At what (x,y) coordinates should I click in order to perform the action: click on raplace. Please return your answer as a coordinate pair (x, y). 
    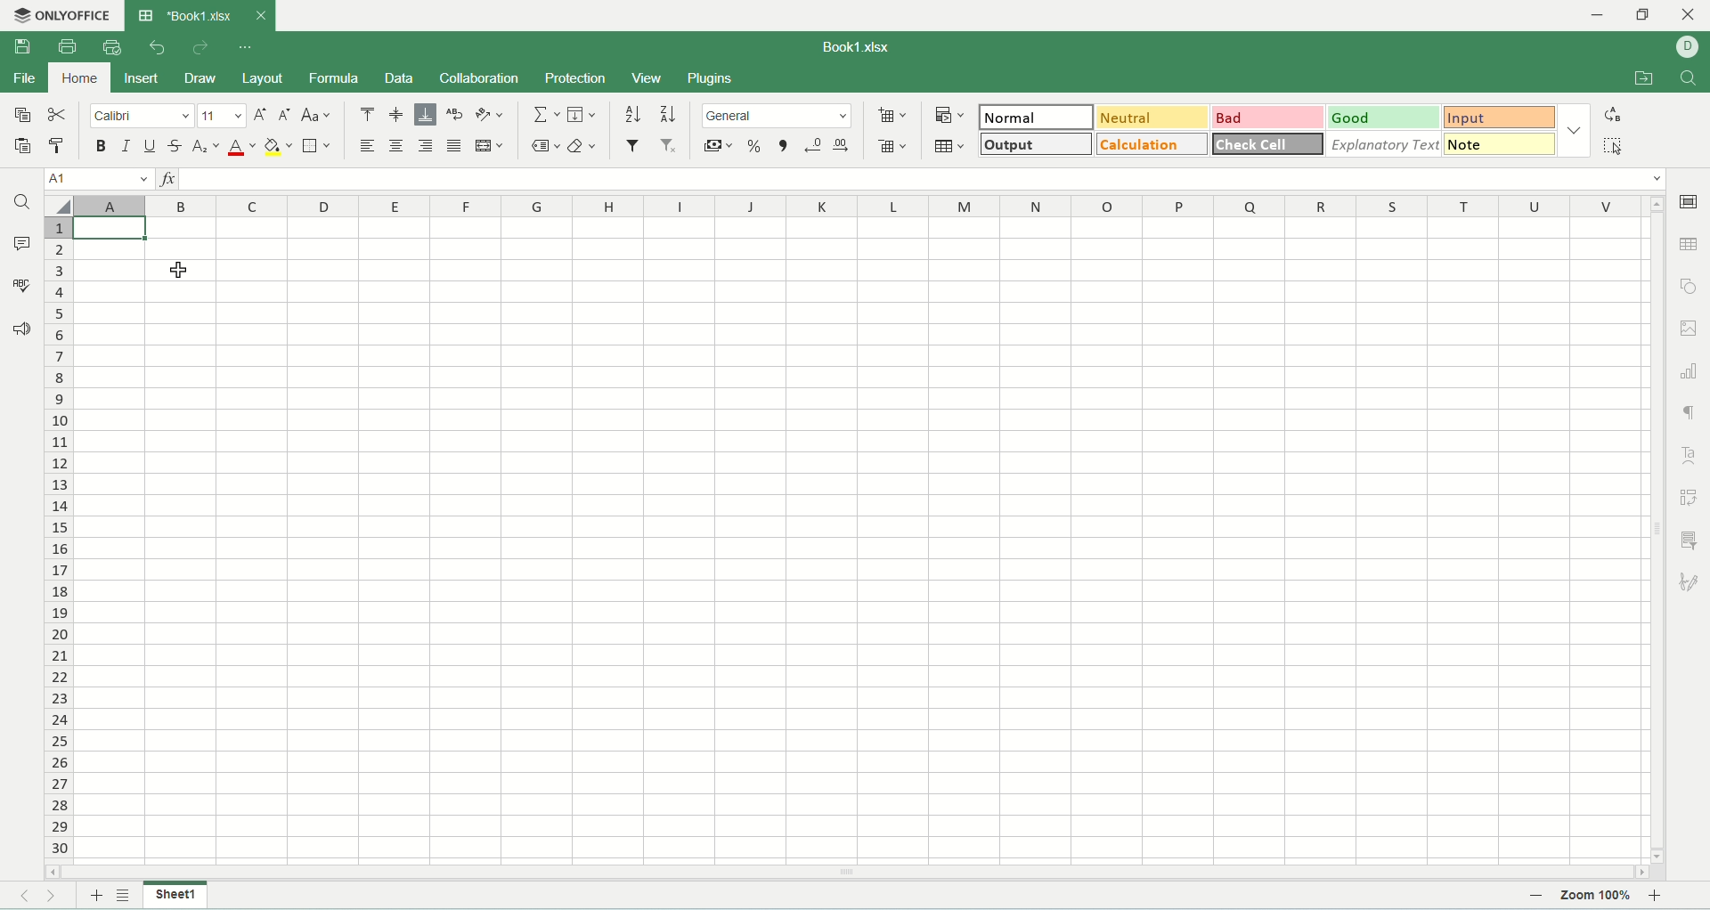
    Looking at the image, I should click on (1616, 114).